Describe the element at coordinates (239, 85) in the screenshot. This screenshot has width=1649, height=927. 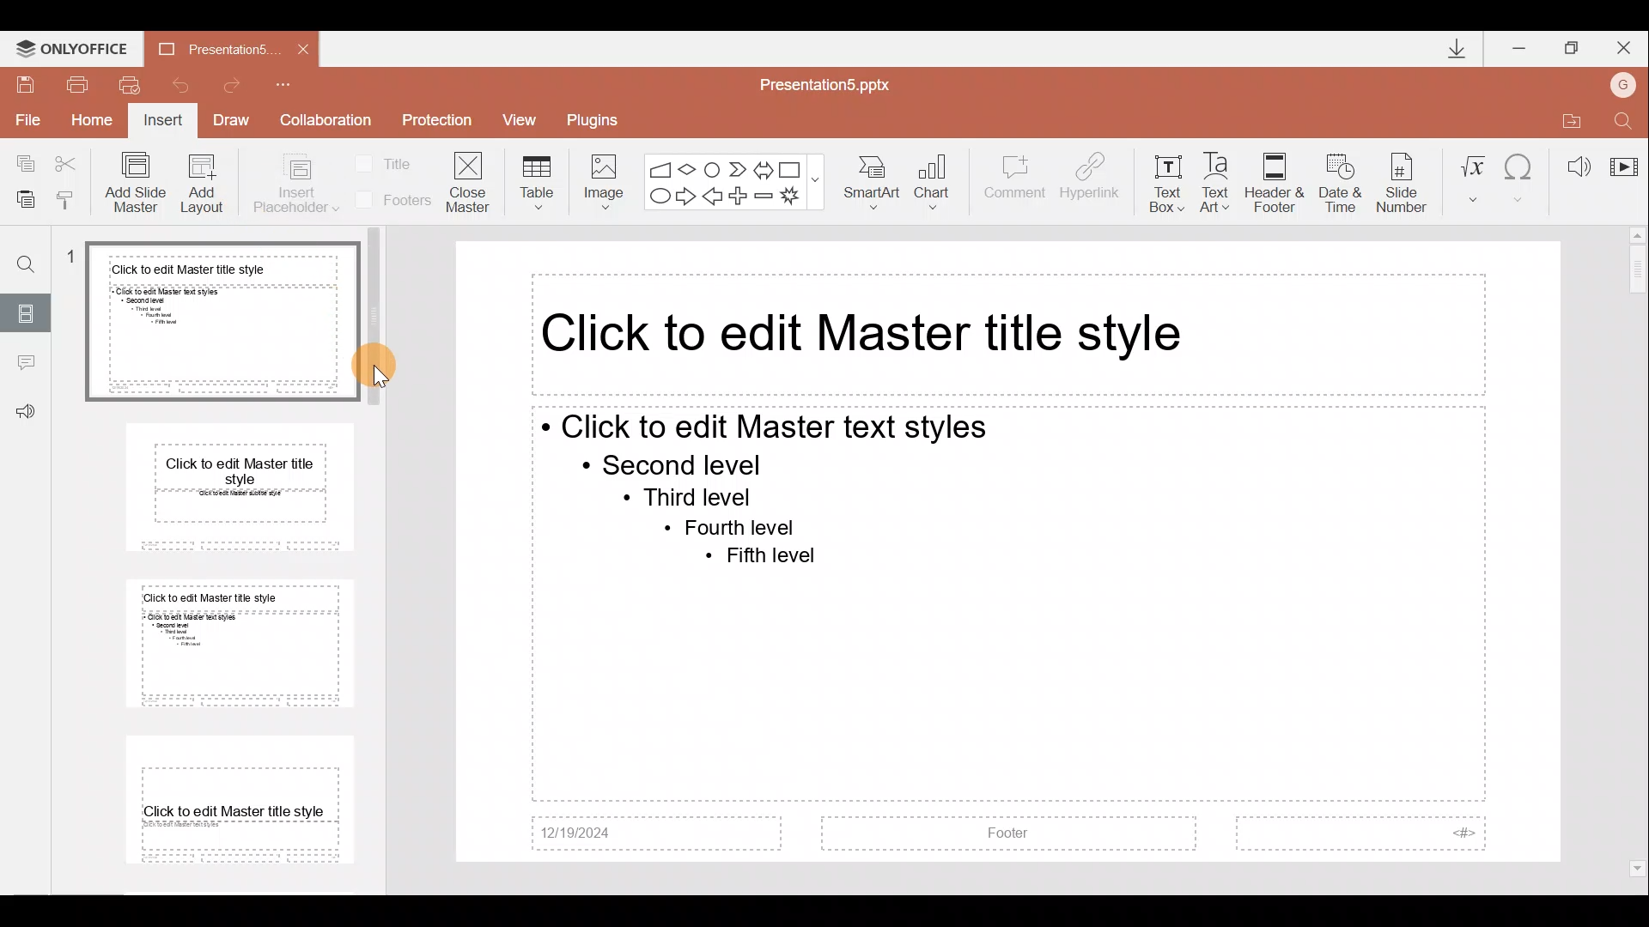
I see `Redo` at that location.